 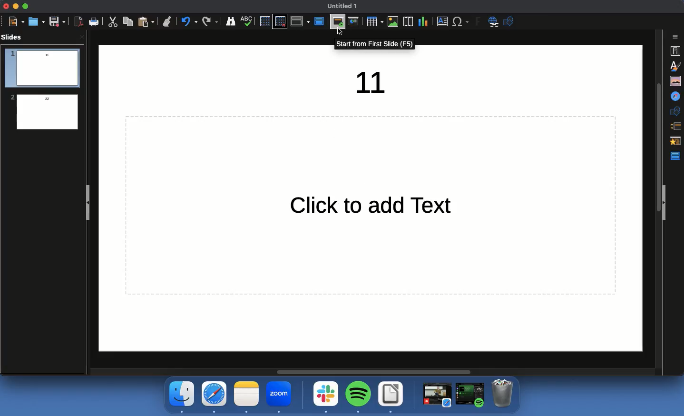 What do you see at coordinates (127, 22) in the screenshot?
I see `Copy` at bounding box center [127, 22].